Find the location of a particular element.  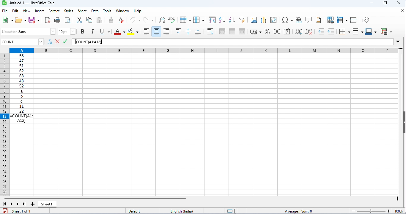

insert comment is located at coordinates (308, 20).